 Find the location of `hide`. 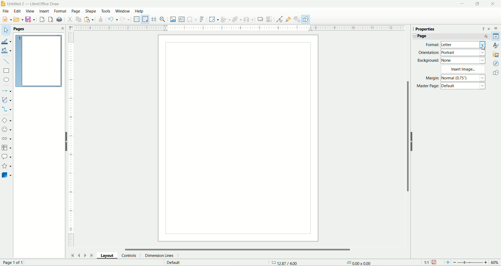

hide is located at coordinates (65, 141).